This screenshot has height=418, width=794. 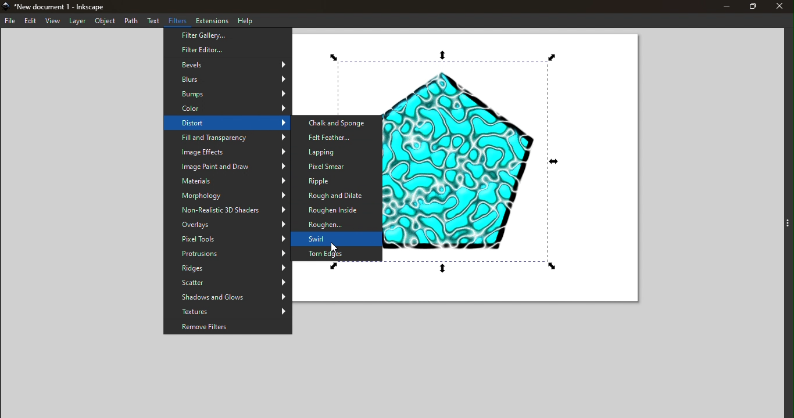 What do you see at coordinates (338, 153) in the screenshot?
I see `Lapping` at bounding box center [338, 153].